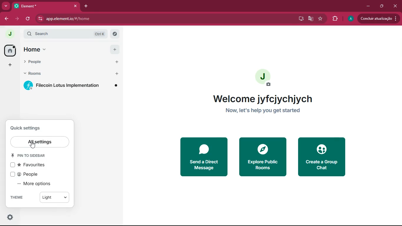 This screenshot has width=402, height=226. What do you see at coordinates (114, 49) in the screenshot?
I see `add button` at bounding box center [114, 49].